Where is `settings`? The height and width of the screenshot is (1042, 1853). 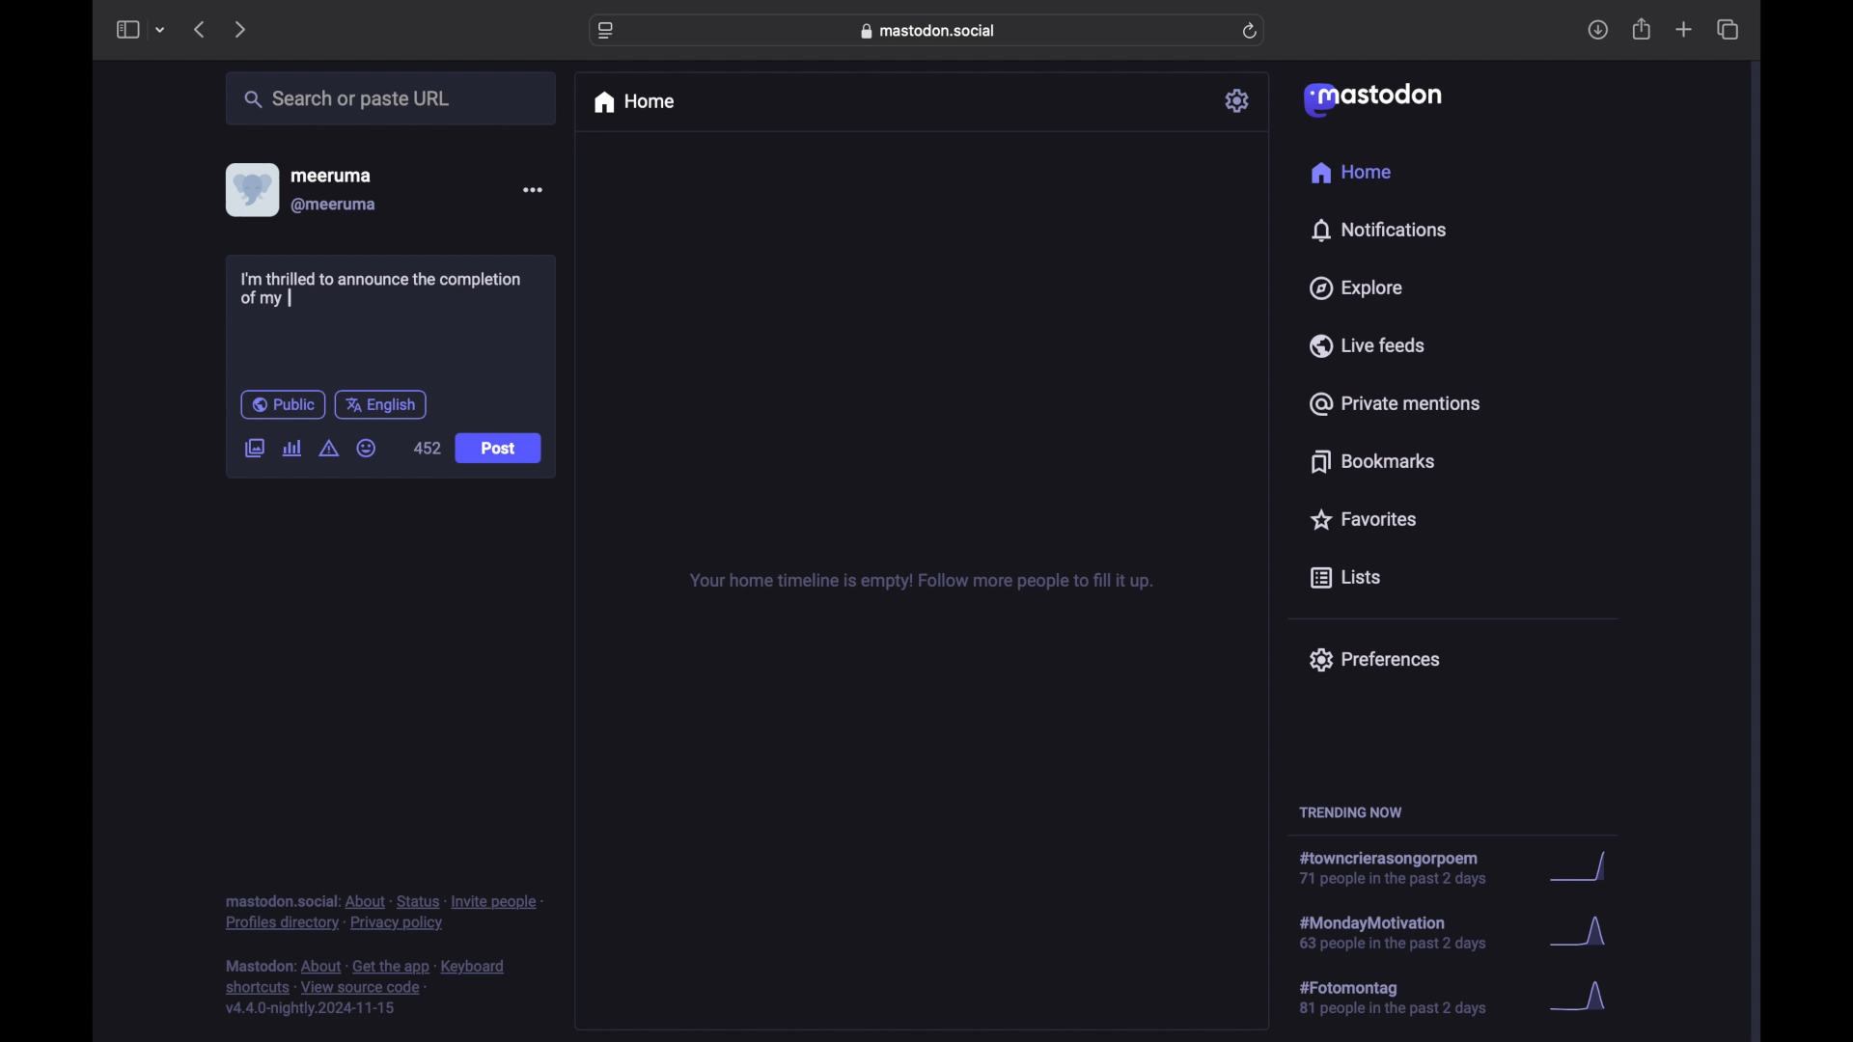
settings is located at coordinates (1238, 100).